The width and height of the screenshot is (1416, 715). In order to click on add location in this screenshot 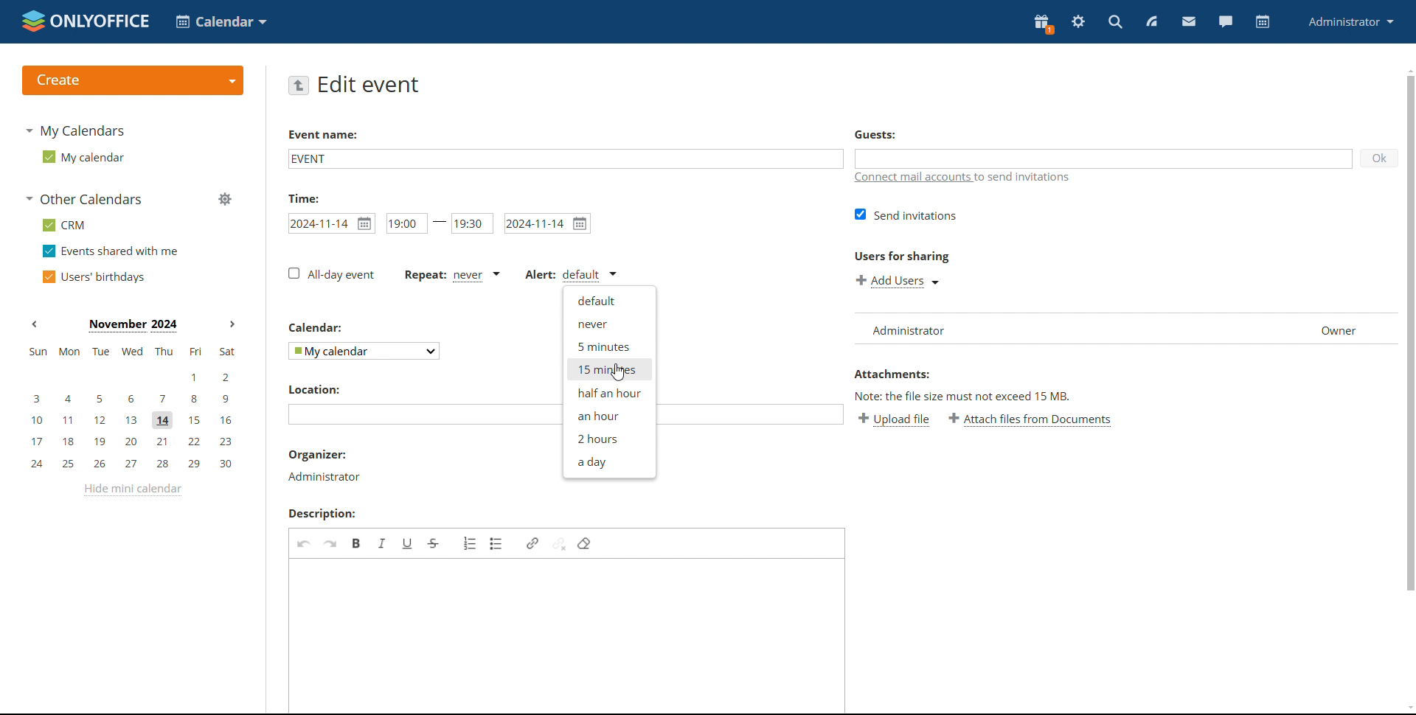, I will do `click(420, 415)`.